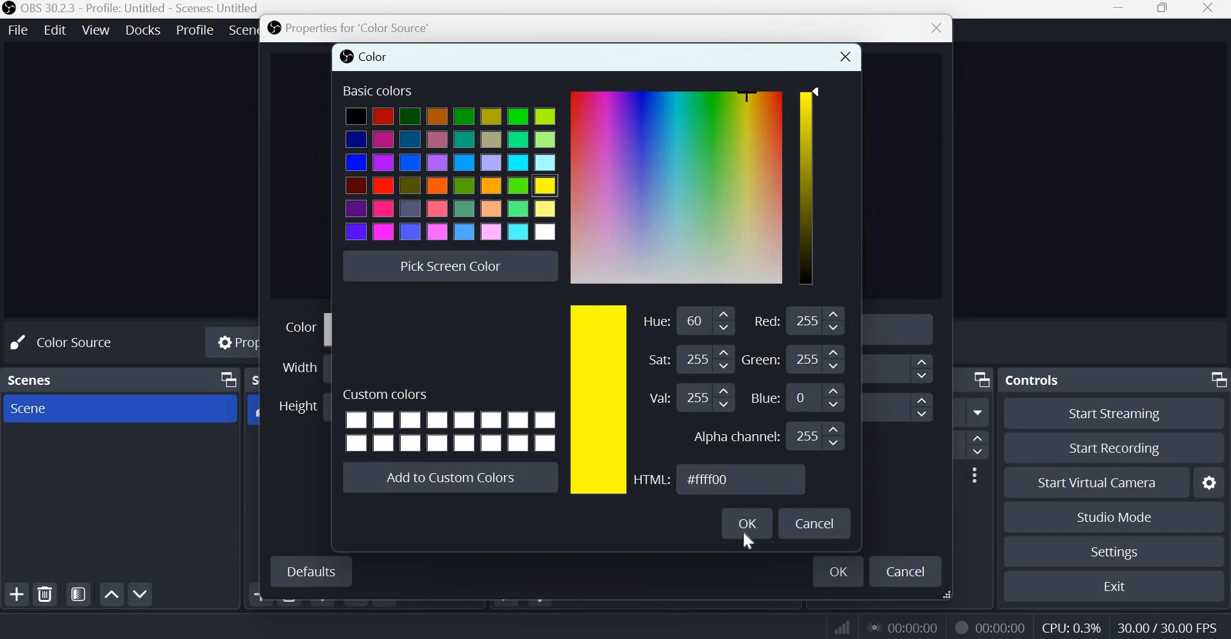 This screenshot has width=1231, height=639. Describe the element at coordinates (742, 479) in the screenshot. I see `HTML Color Code` at that location.